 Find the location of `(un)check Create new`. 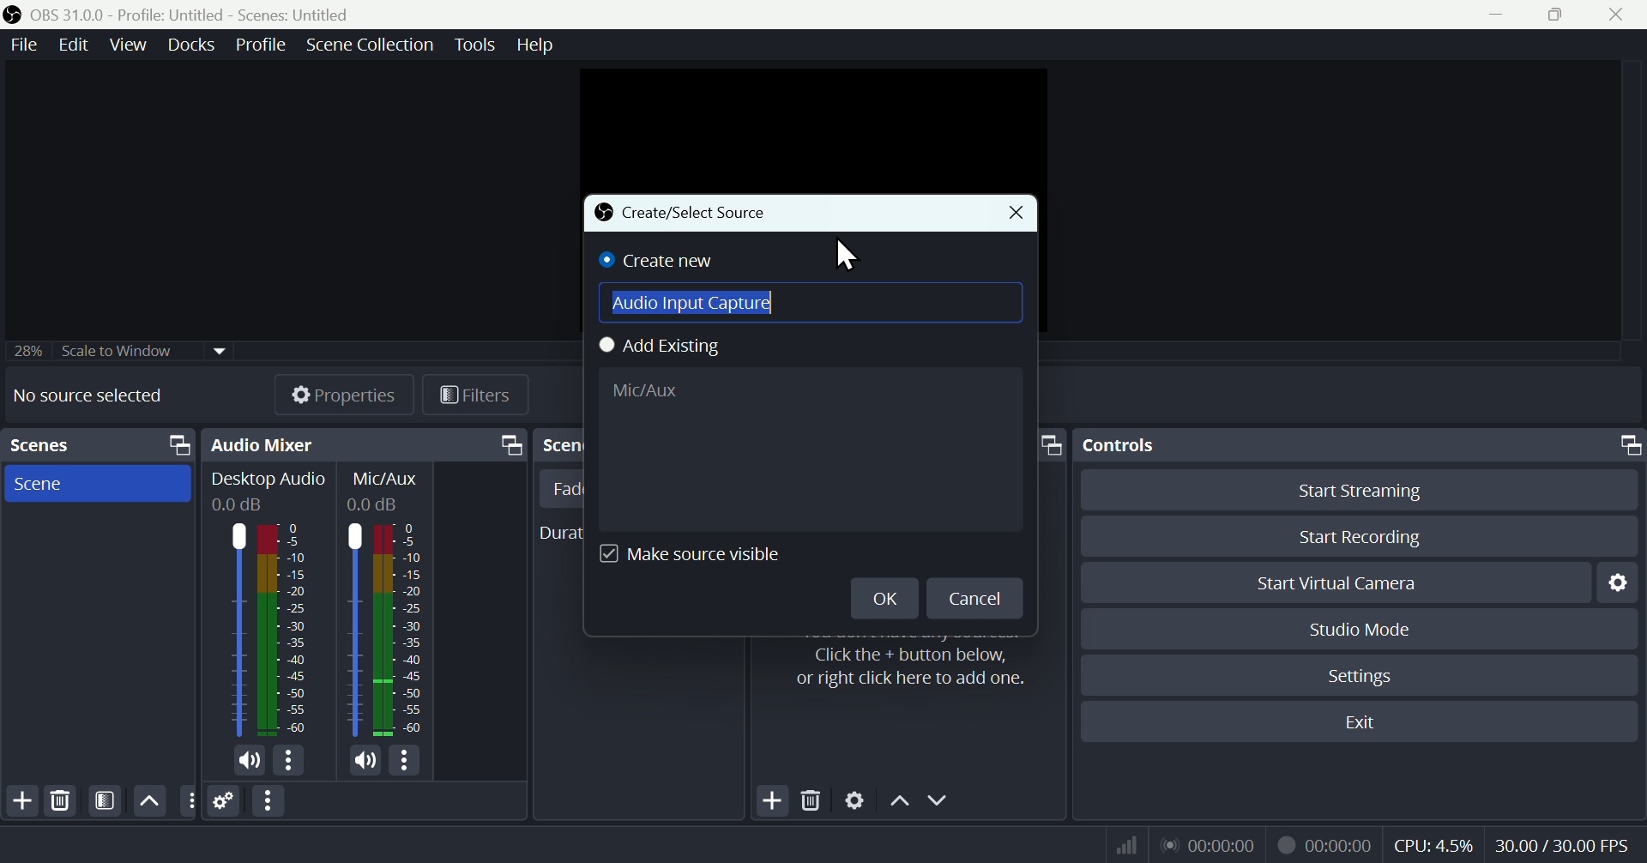

(un)check Create new is located at coordinates (660, 260).